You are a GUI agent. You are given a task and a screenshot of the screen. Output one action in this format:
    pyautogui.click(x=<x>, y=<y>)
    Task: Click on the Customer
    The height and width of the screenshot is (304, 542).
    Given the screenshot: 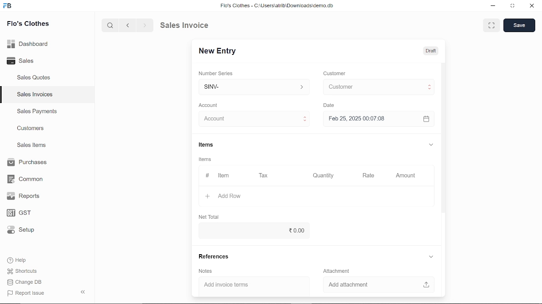 What is the action you would take?
    pyautogui.click(x=335, y=73)
    